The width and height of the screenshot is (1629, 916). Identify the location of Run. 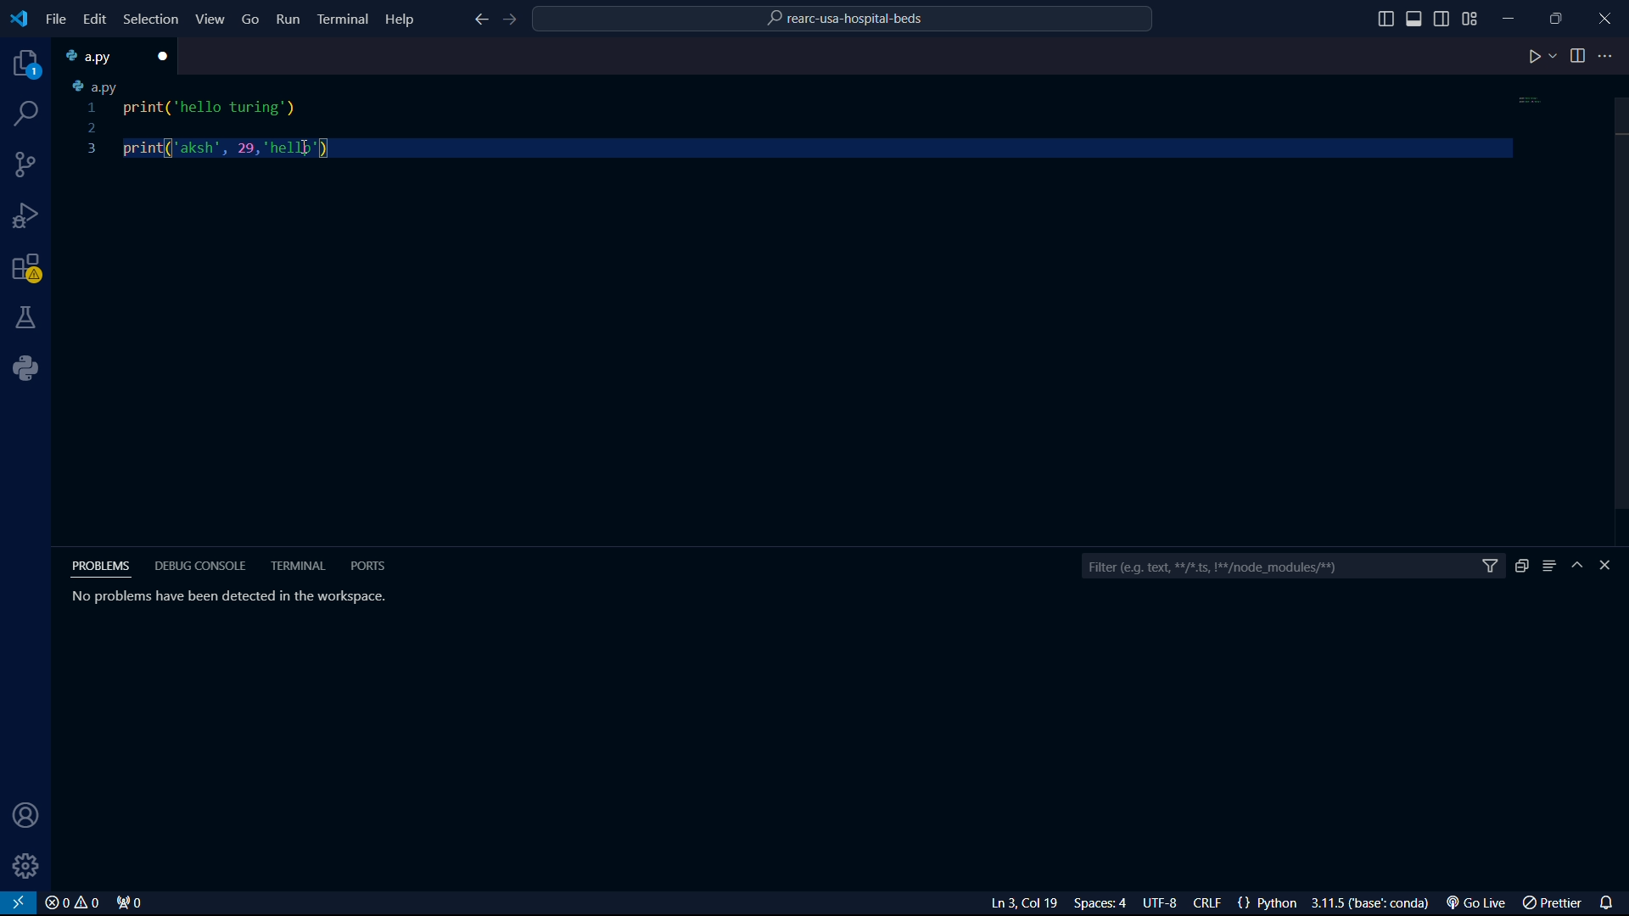
(289, 22).